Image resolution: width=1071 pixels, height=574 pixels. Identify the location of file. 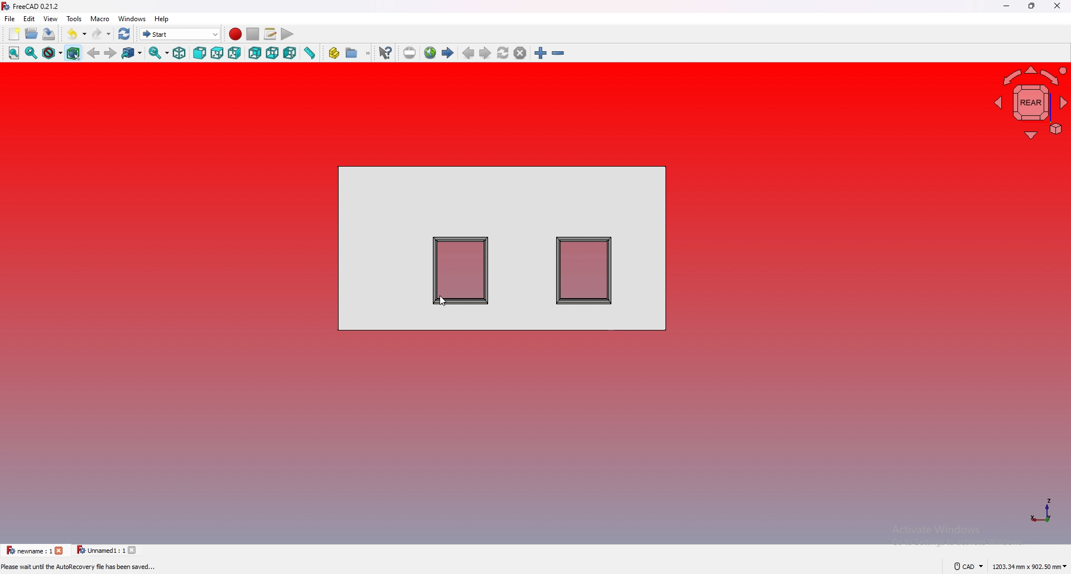
(11, 18).